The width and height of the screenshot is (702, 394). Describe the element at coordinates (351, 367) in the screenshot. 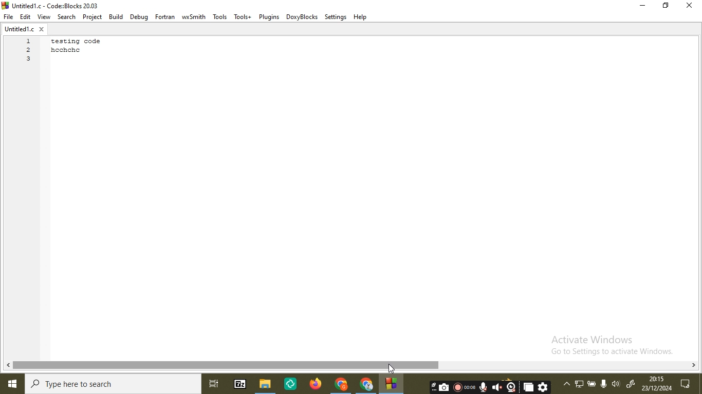

I see `scroll bar` at that location.